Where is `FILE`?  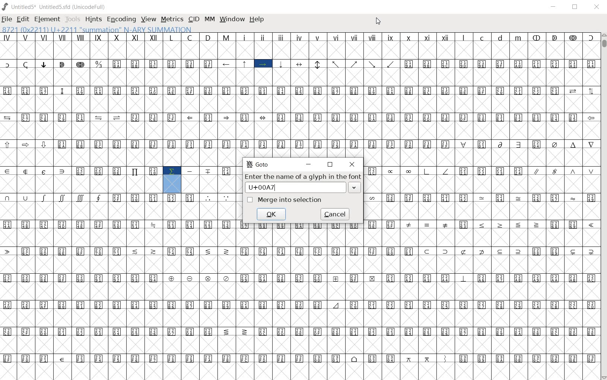
FILE is located at coordinates (7, 19).